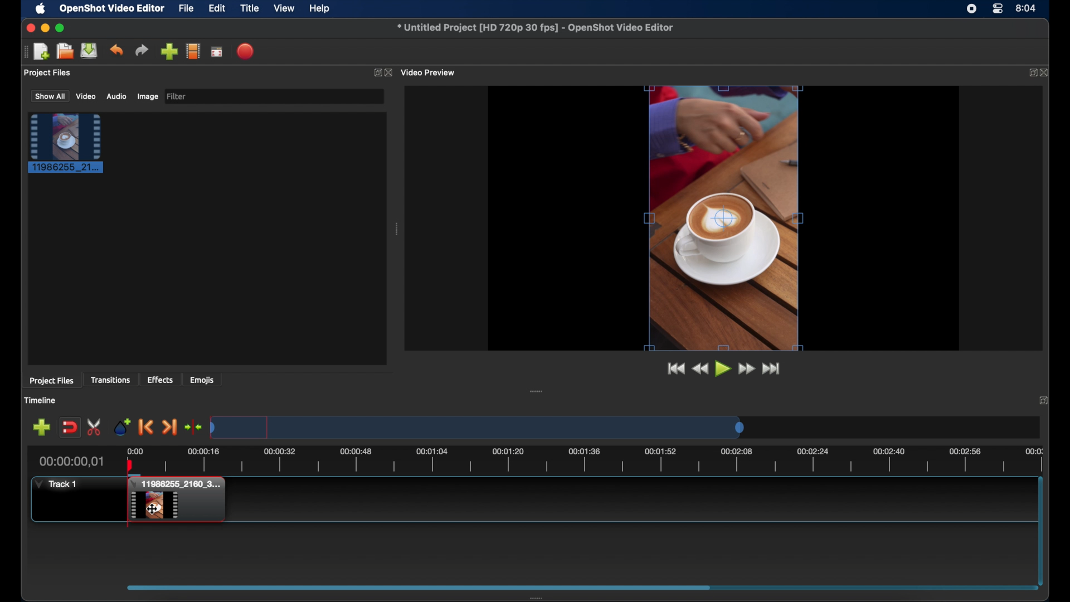 This screenshot has width=1070, height=602. I want to click on project file, so click(66, 143).